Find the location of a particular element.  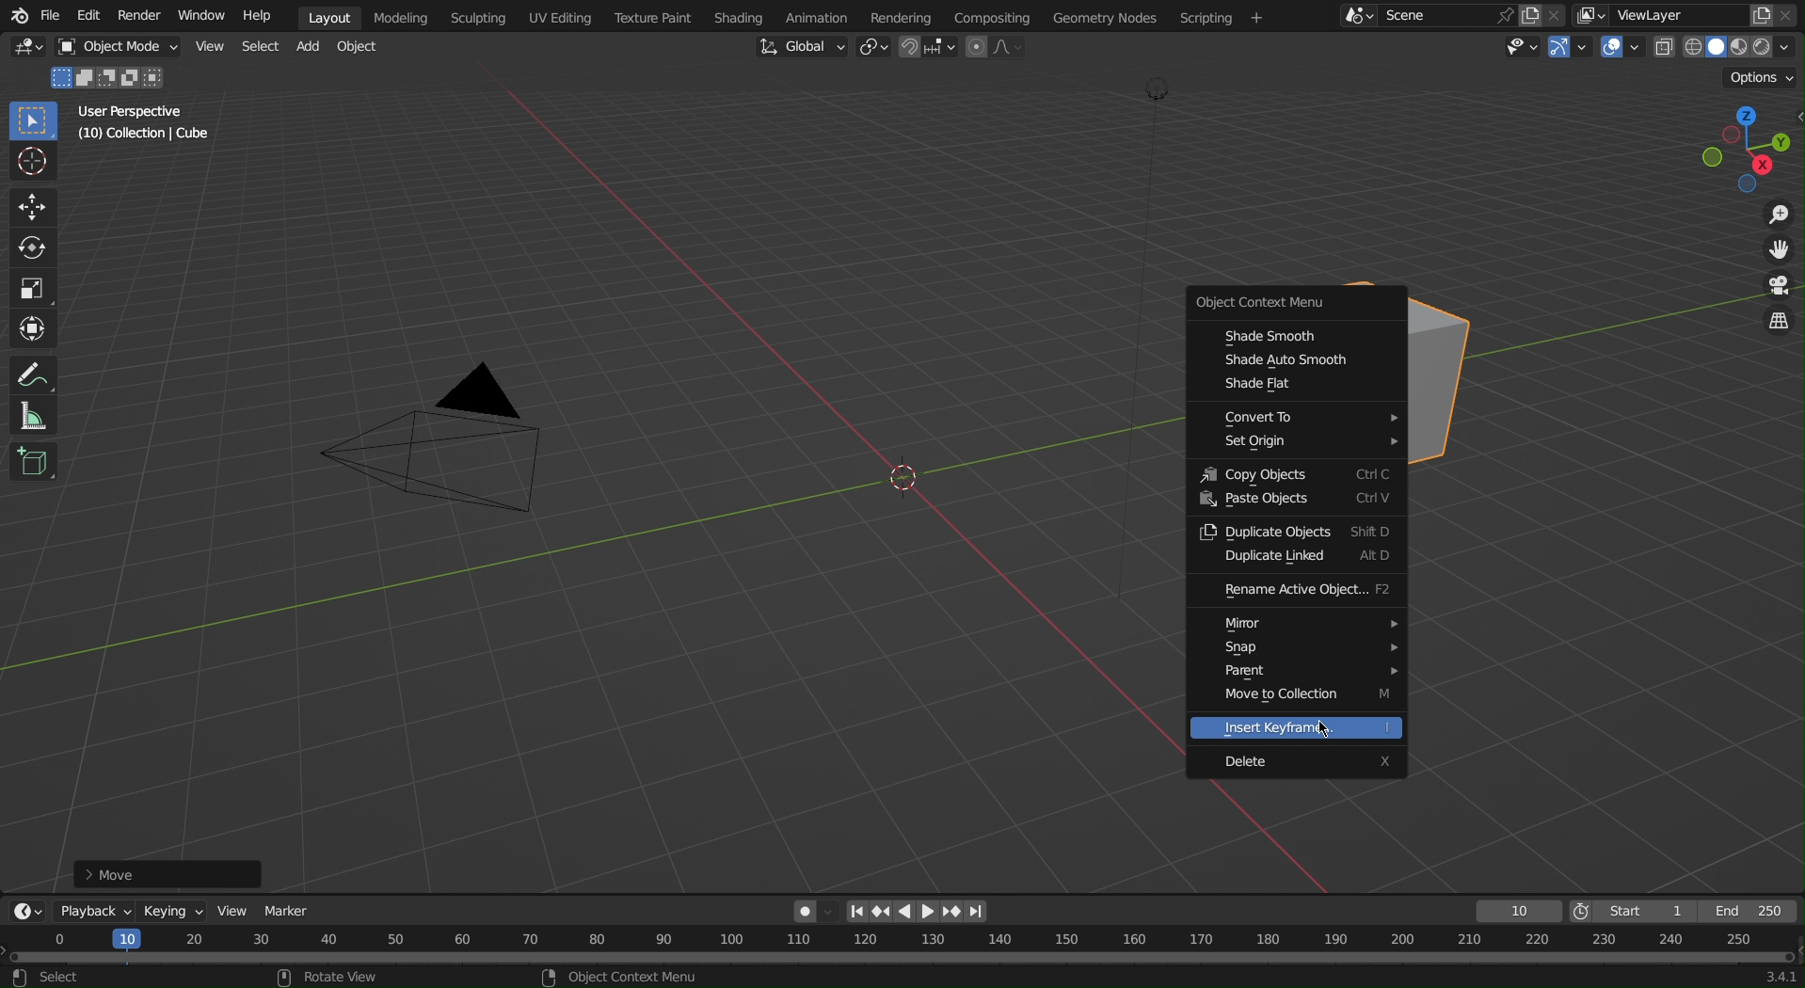

Rename Active Object is located at coordinates (1300, 591).